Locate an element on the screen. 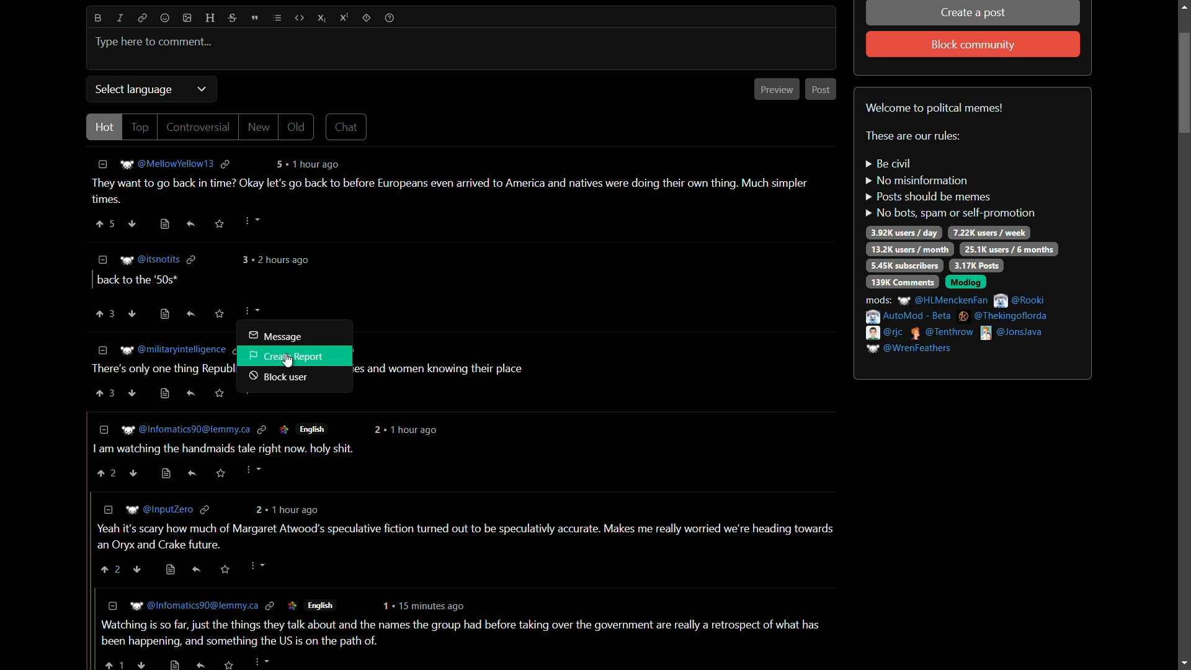 The width and height of the screenshot is (1191, 670). controversial is located at coordinates (197, 127).